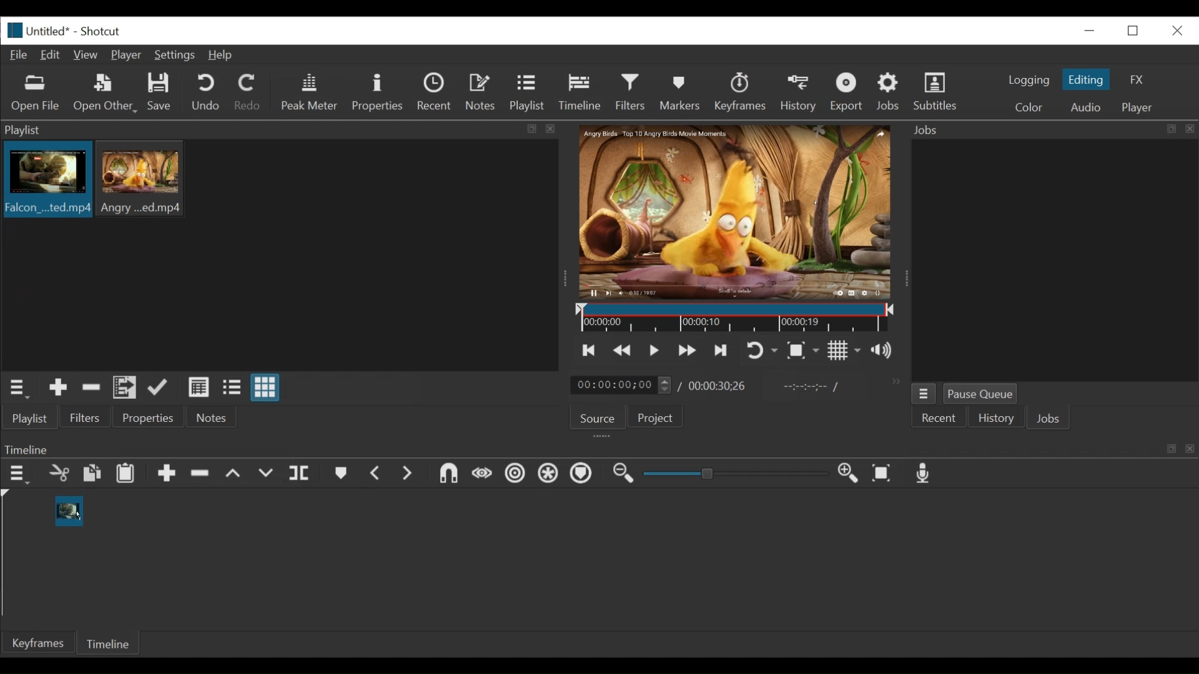 The image size is (1199, 674). Describe the element at coordinates (248, 94) in the screenshot. I see `Redo` at that location.